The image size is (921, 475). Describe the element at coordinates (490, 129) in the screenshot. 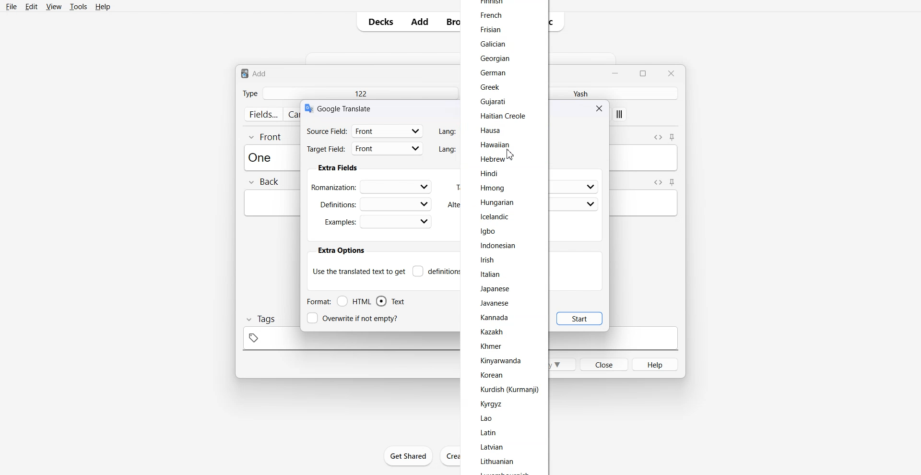

I see `Hausa` at that location.